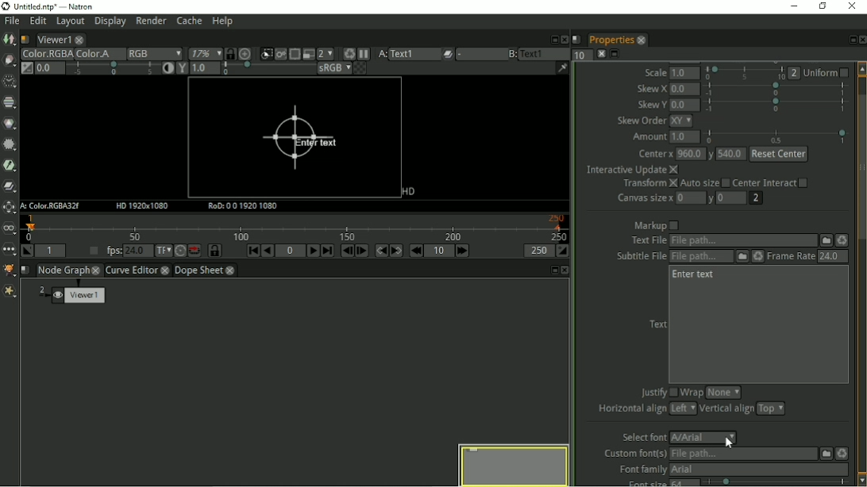  What do you see at coordinates (48, 67) in the screenshot?
I see `Gain` at bounding box center [48, 67].